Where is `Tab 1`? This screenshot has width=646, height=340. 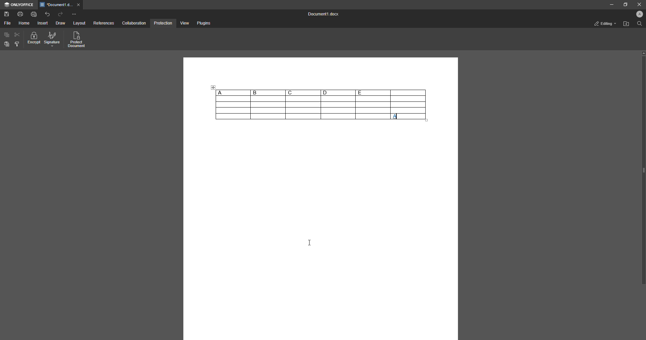
Tab 1 is located at coordinates (61, 5).